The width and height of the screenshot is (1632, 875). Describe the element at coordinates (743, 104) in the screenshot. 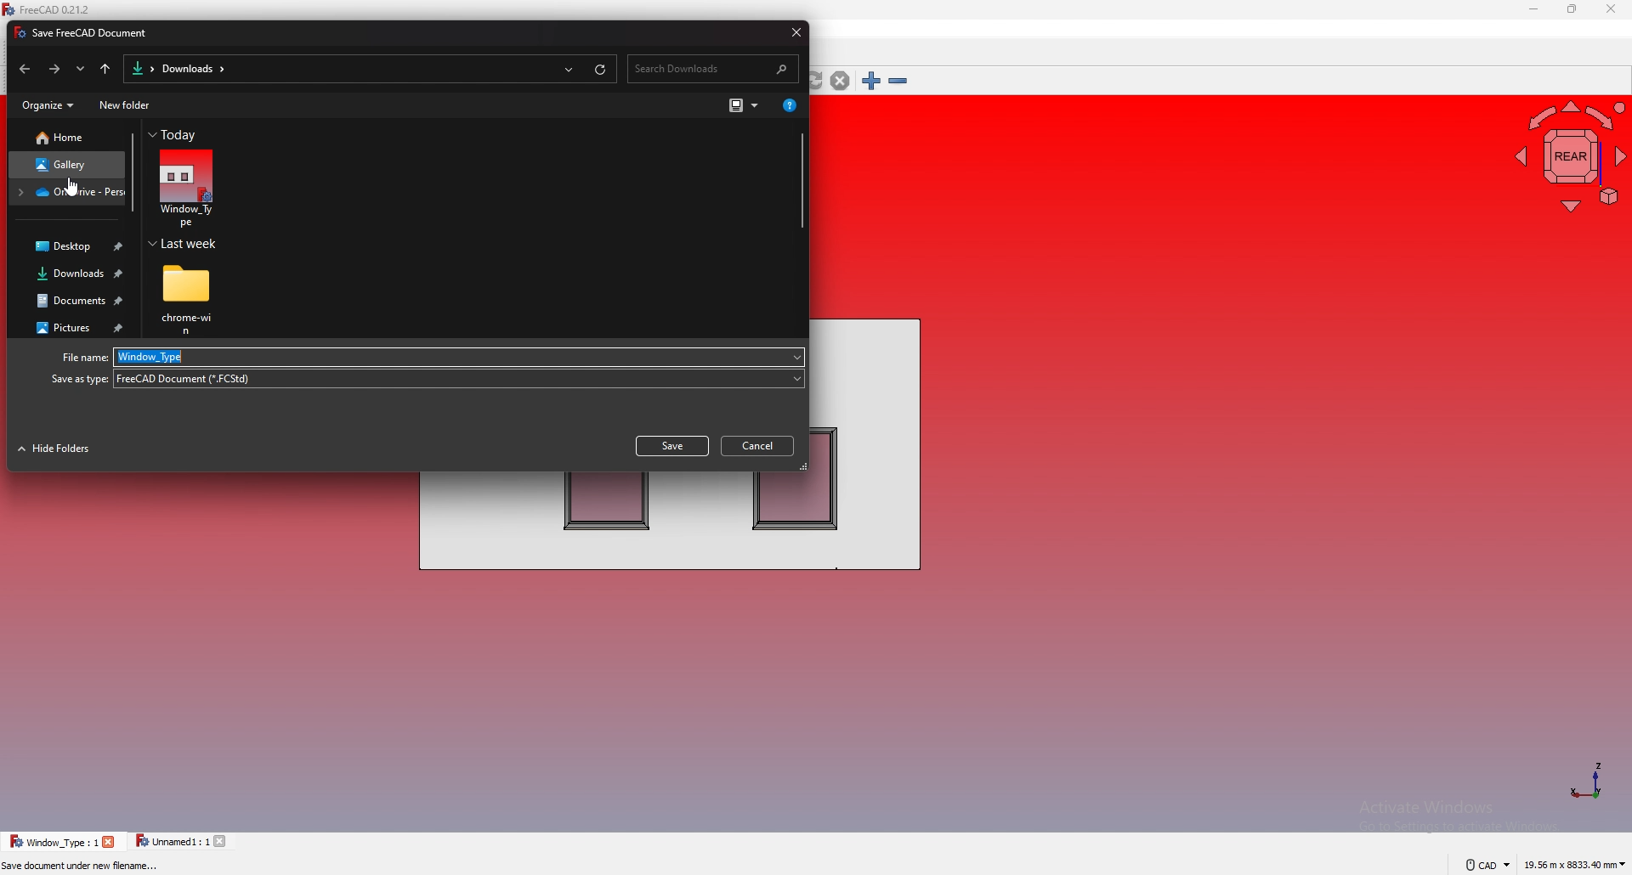

I see `change your view` at that location.